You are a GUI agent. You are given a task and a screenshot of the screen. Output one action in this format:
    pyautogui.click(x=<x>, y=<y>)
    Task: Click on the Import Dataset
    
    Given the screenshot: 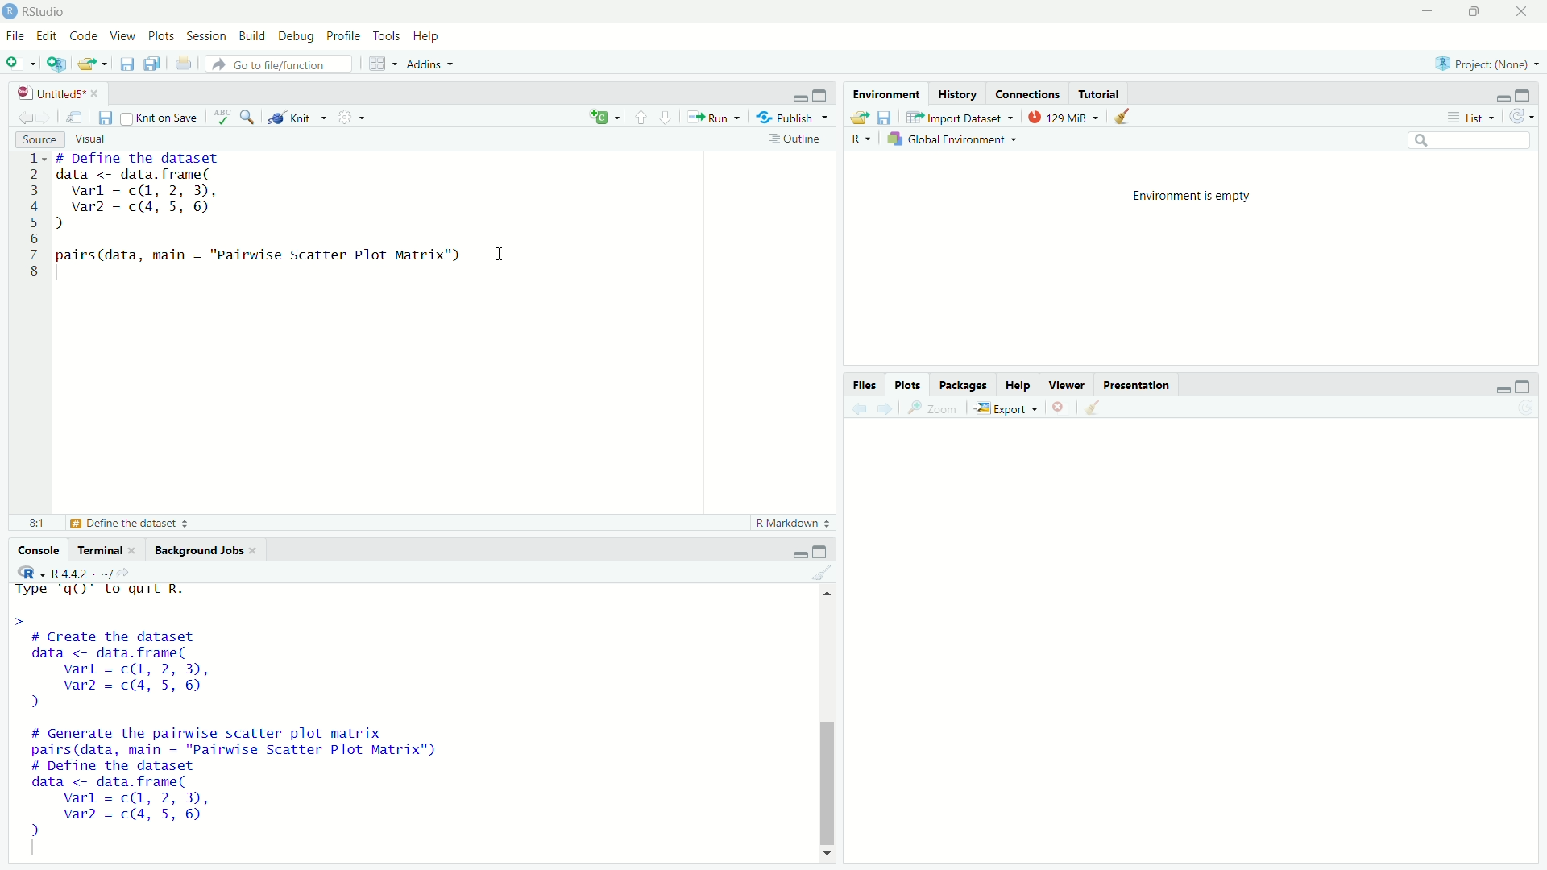 What is the action you would take?
    pyautogui.click(x=959, y=116)
    